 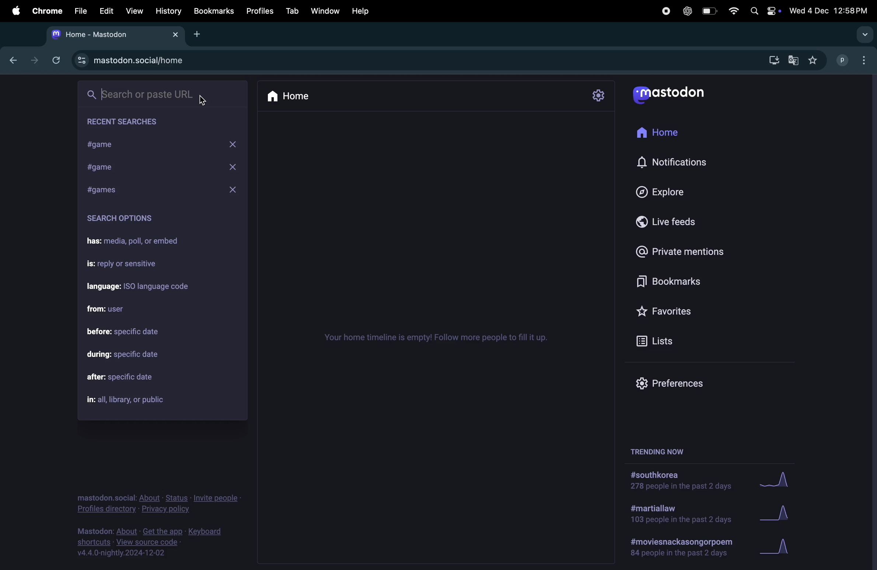 I want to click on has media poll, so click(x=139, y=242).